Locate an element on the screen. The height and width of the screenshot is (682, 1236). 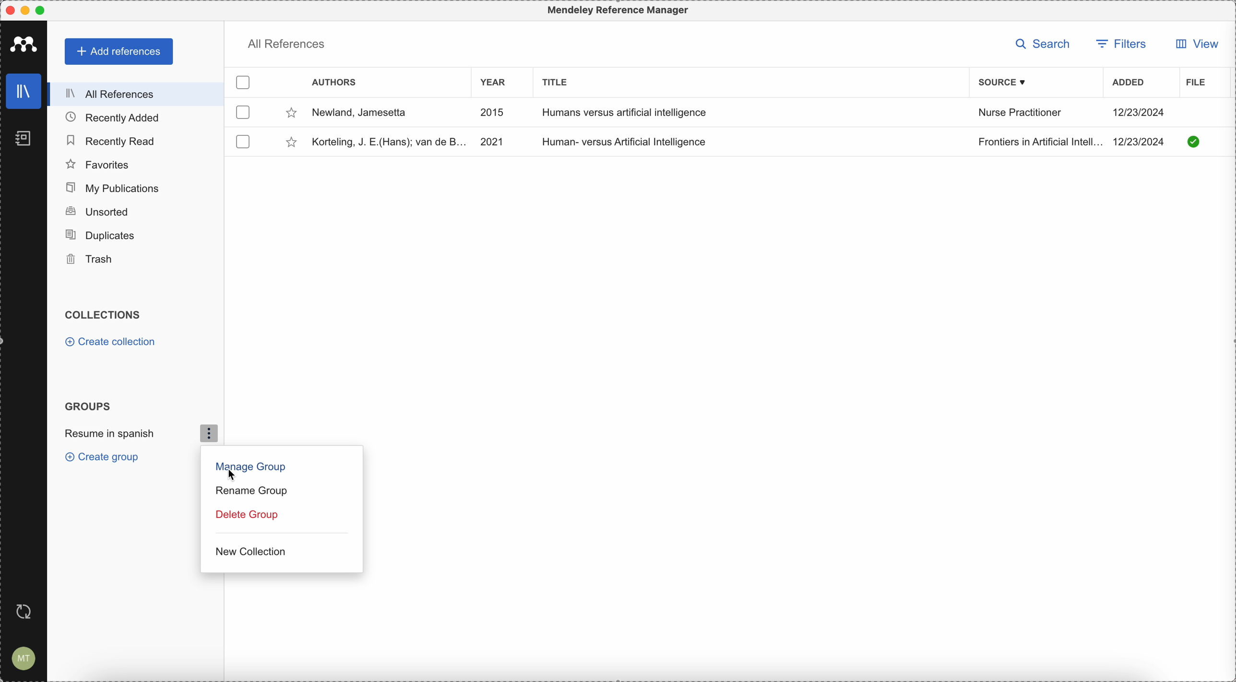
12/23/2024 is located at coordinates (1140, 112).